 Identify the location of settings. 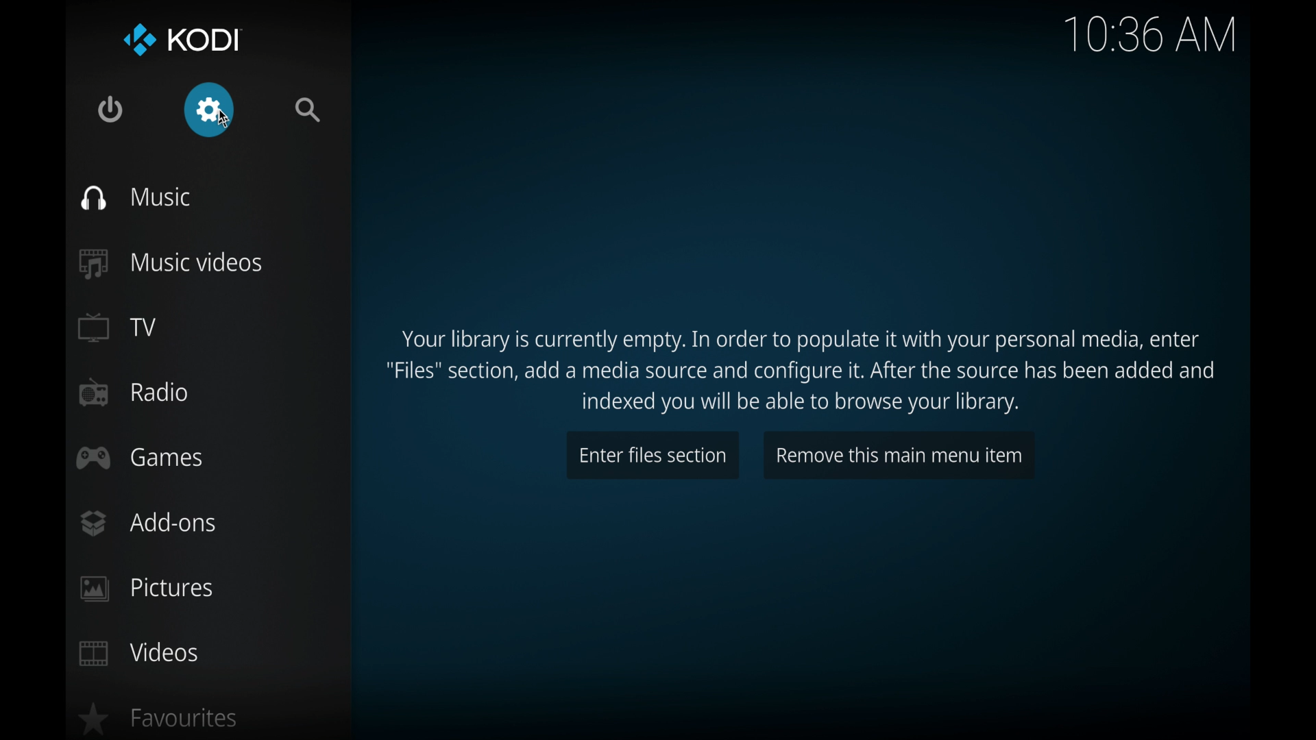
(207, 110).